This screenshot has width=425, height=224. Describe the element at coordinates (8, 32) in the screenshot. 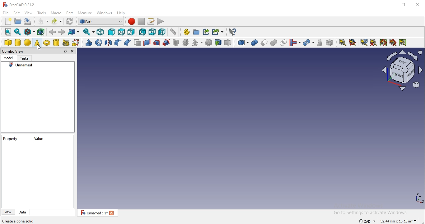

I see `fit all ` at that location.